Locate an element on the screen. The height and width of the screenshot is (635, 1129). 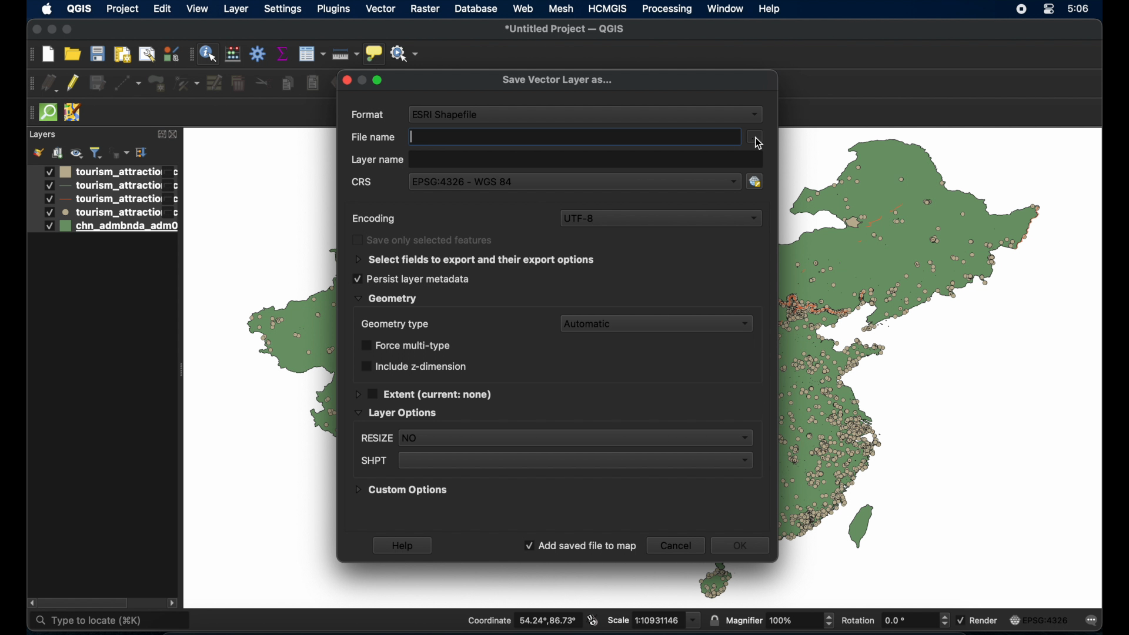
layer is located at coordinates (42, 135).